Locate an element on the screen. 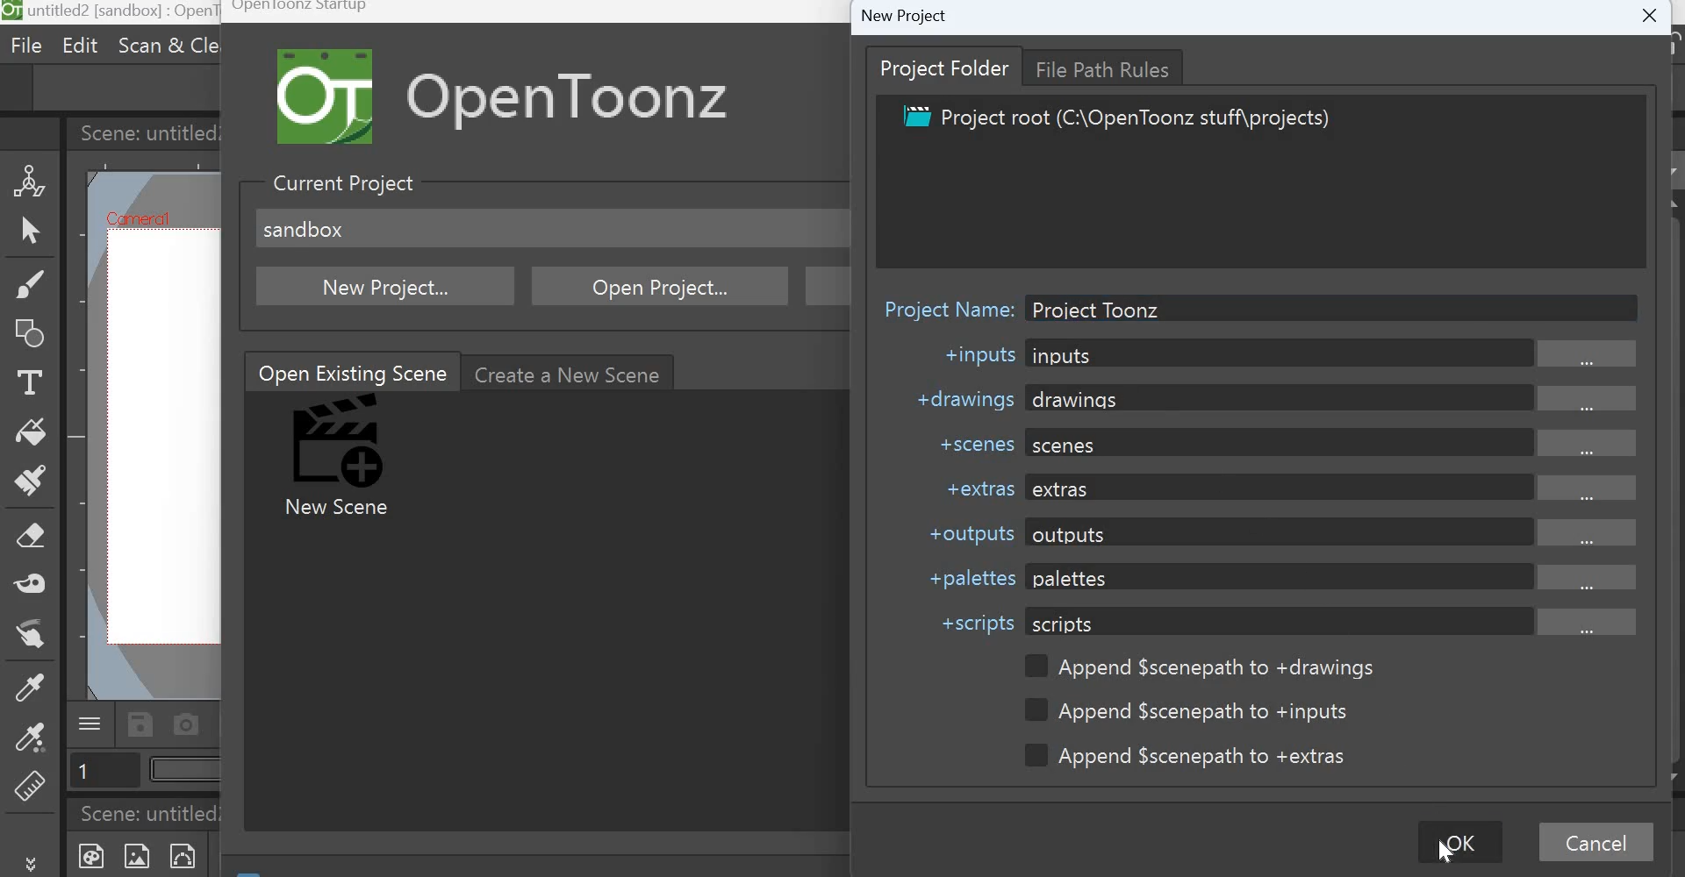  Project Toonz is located at coordinates (1100, 308).